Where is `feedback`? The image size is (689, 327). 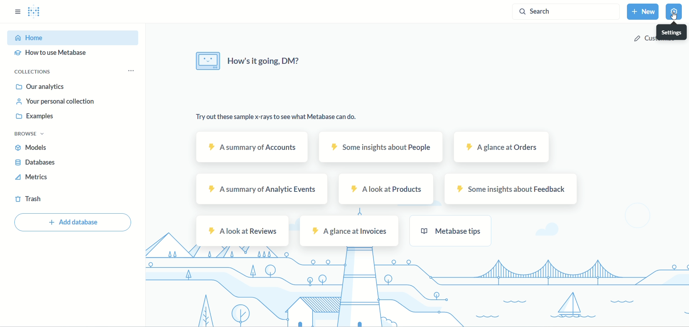 feedback is located at coordinates (512, 188).